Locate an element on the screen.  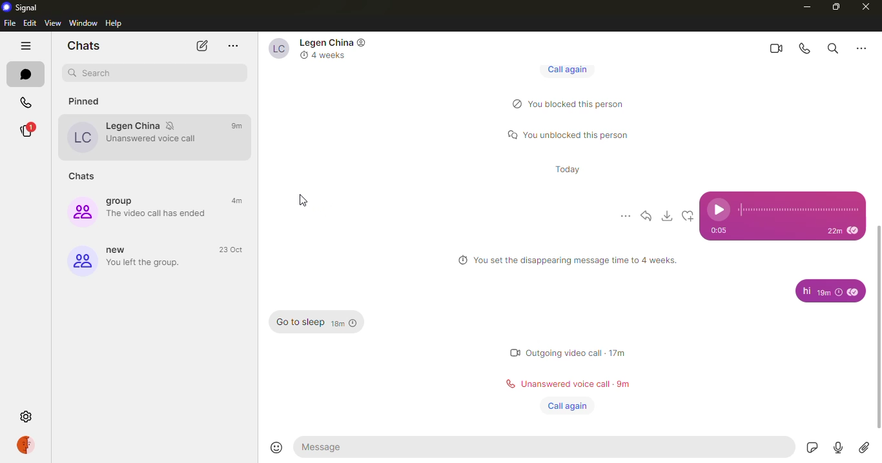
contact is located at coordinates (316, 48).